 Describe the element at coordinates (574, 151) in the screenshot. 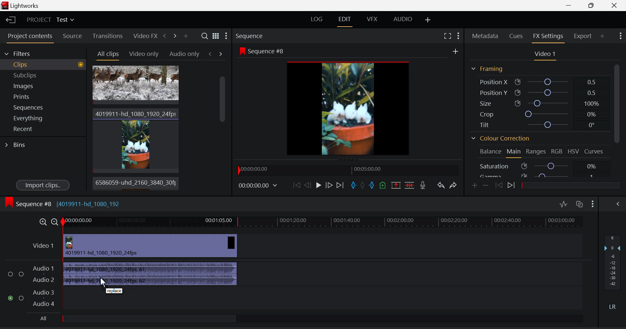

I see `HSV` at that location.